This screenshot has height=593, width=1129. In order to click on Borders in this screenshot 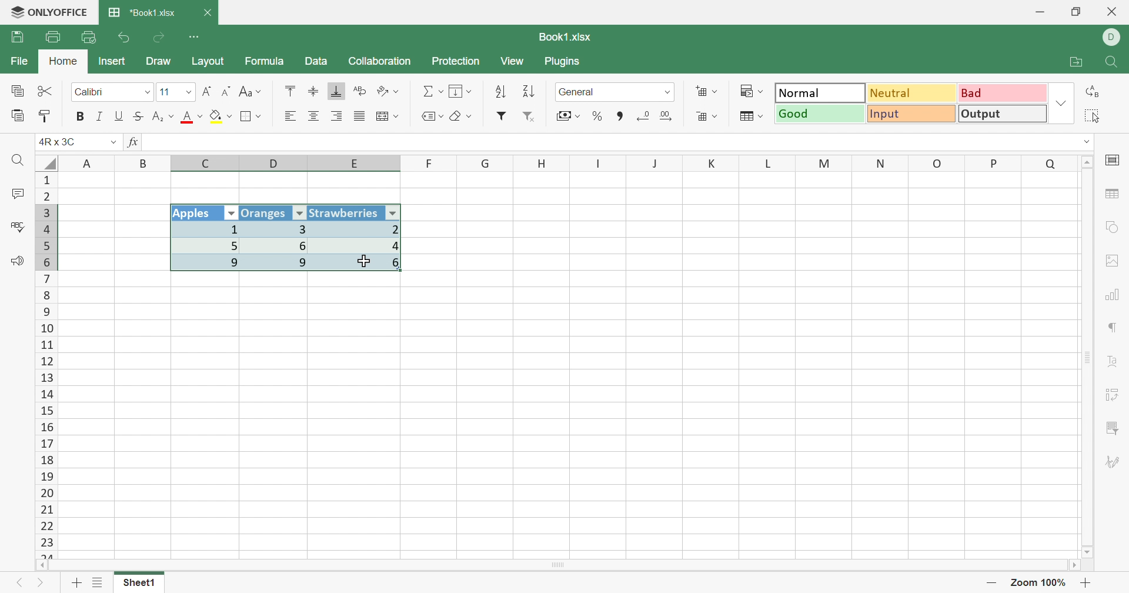, I will do `click(251, 116)`.